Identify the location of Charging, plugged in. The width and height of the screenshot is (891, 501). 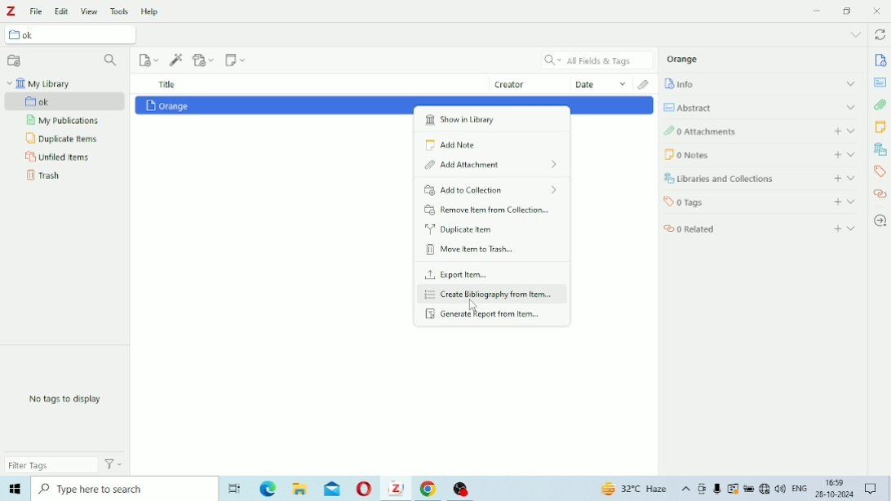
(749, 489).